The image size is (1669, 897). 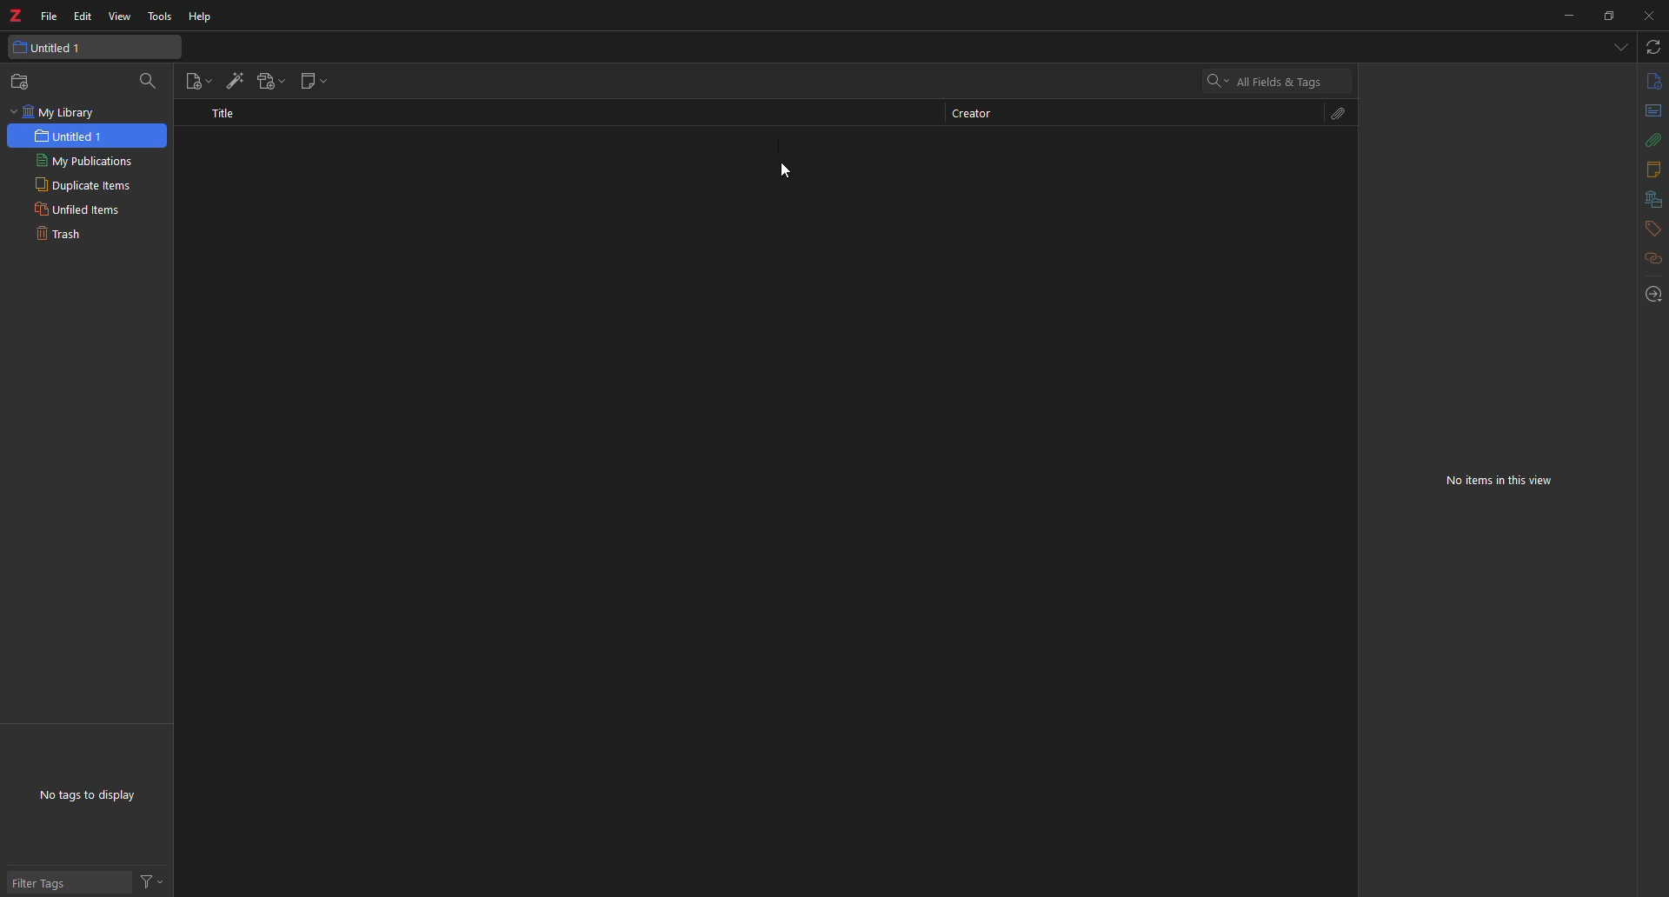 I want to click on cursor, so click(x=788, y=175).